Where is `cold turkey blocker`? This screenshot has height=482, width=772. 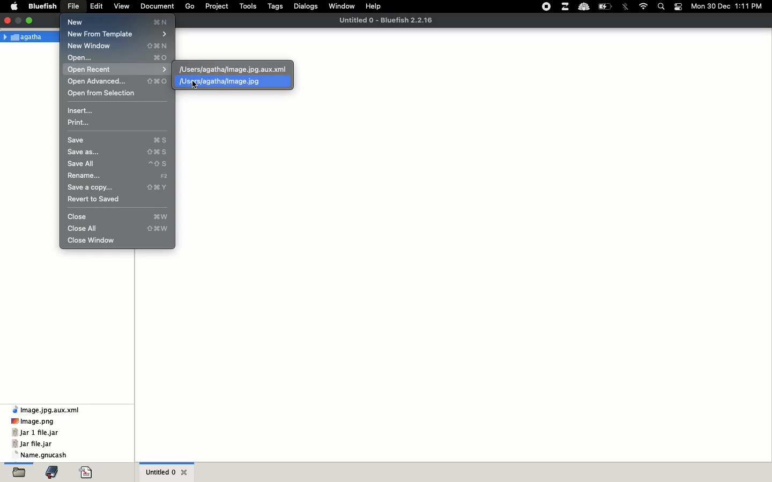
cold turkey blocker is located at coordinates (585, 7).